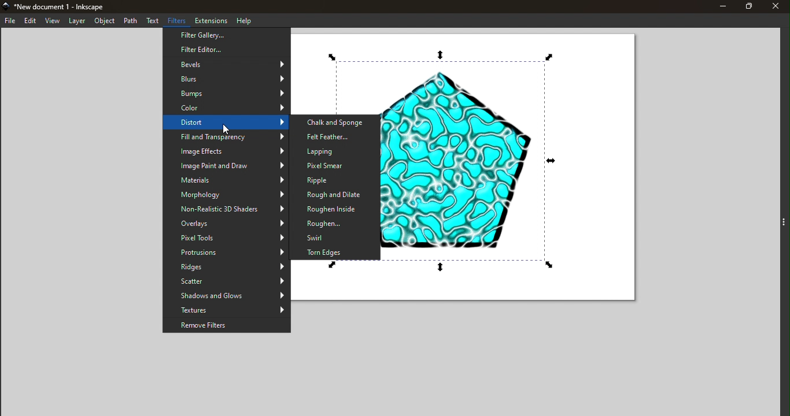  I want to click on Morphology, so click(226, 195).